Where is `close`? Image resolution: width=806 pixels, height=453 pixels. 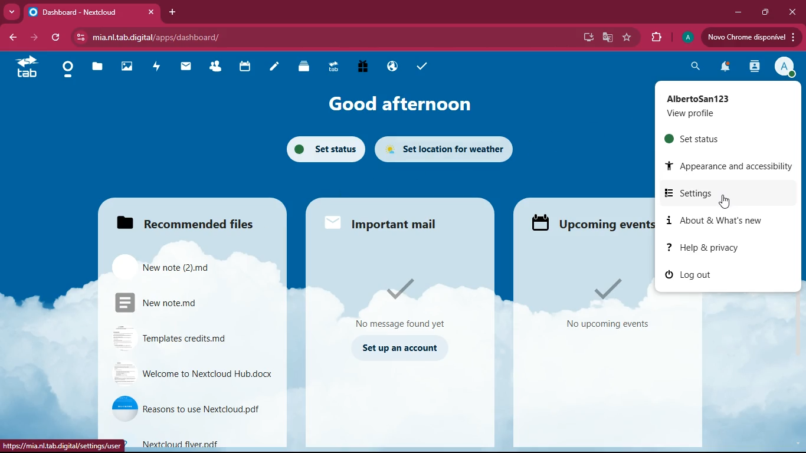 close is located at coordinates (792, 11).